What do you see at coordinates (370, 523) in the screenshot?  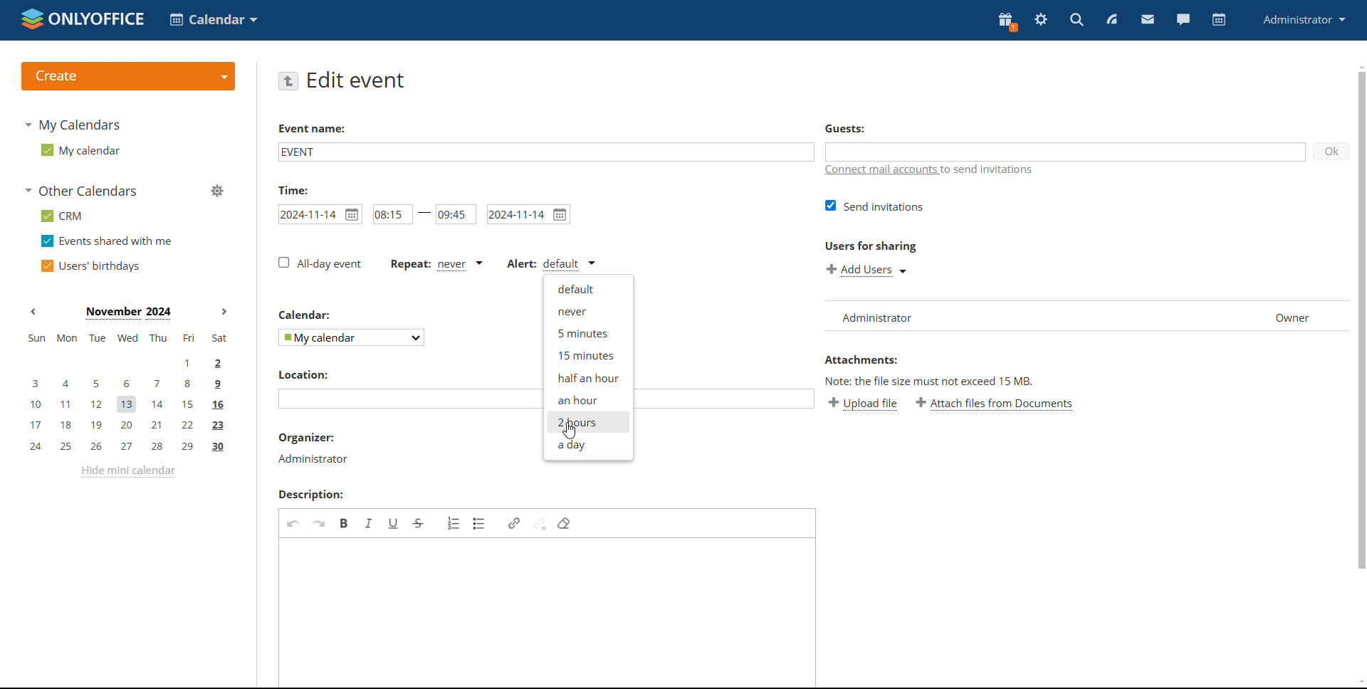 I see `italic` at bounding box center [370, 523].